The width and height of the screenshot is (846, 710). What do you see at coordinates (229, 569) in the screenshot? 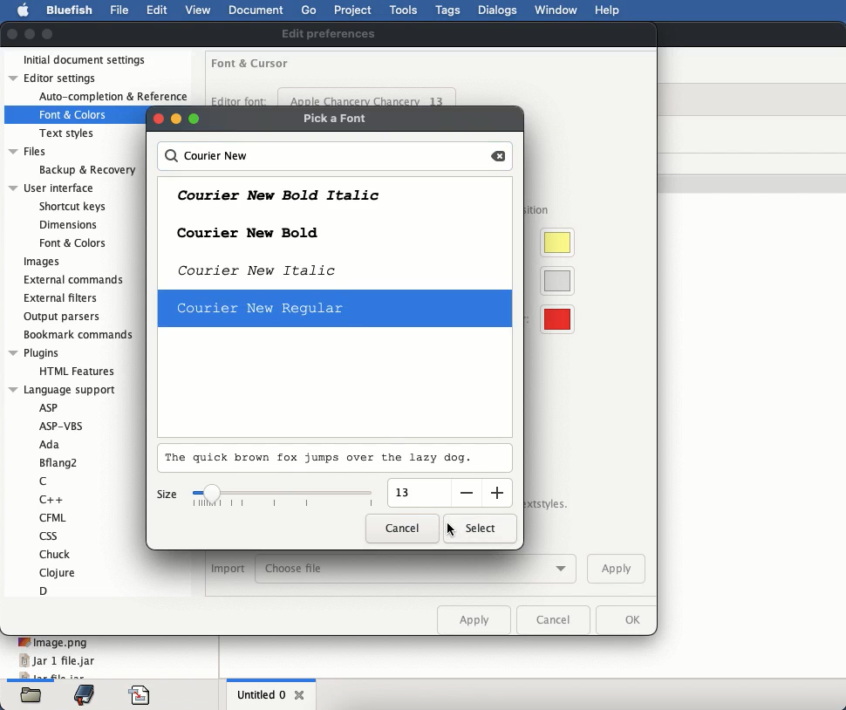
I see `import` at bounding box center [229, 569].